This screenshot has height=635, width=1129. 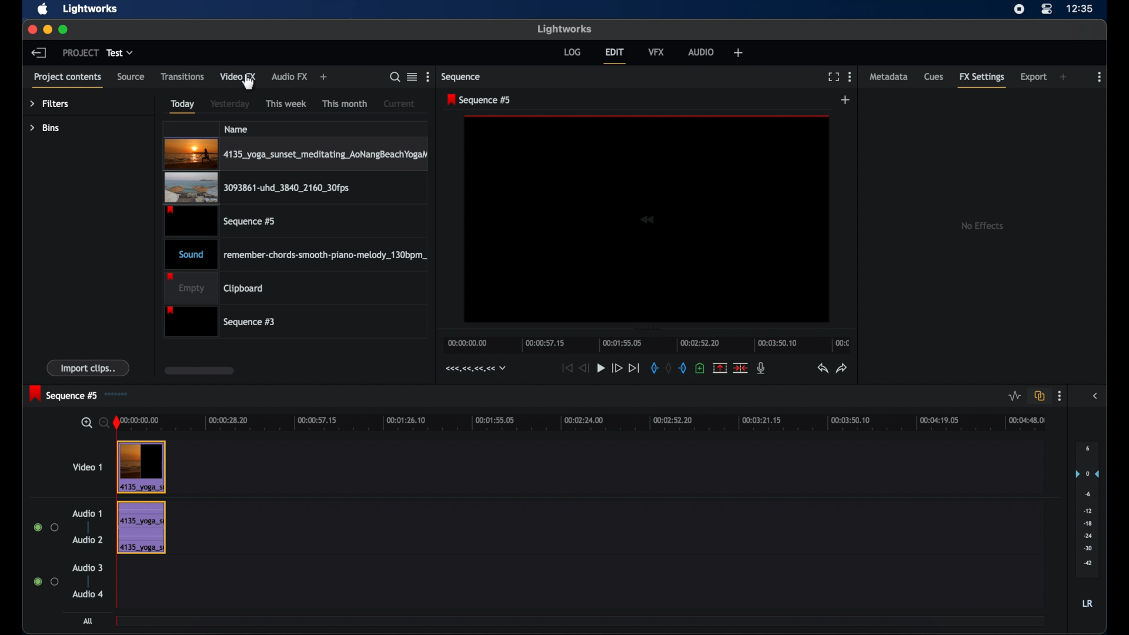 I want to click on maximize, so click(x=65, y=30).